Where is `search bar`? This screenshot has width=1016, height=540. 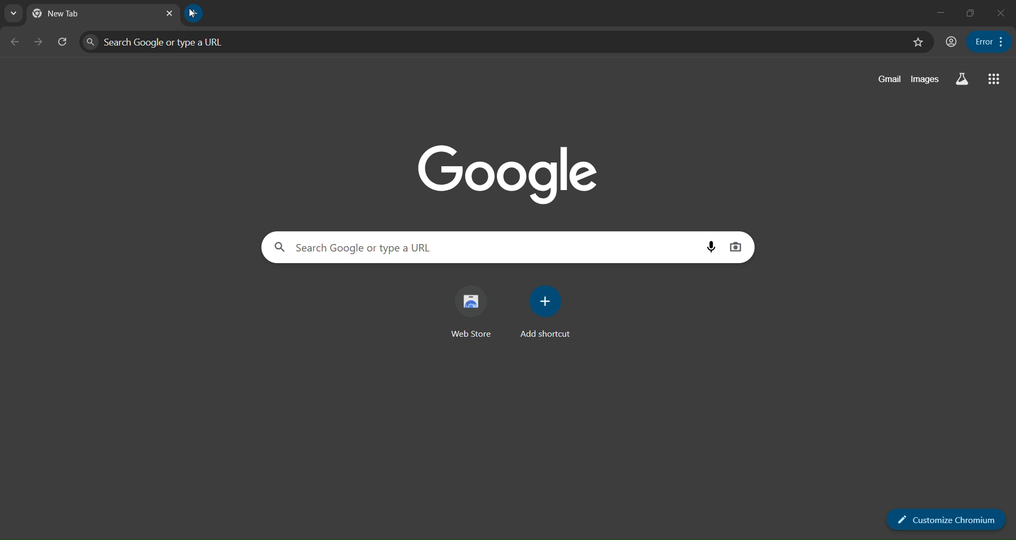 search bar is located at coordinates (498, 42).